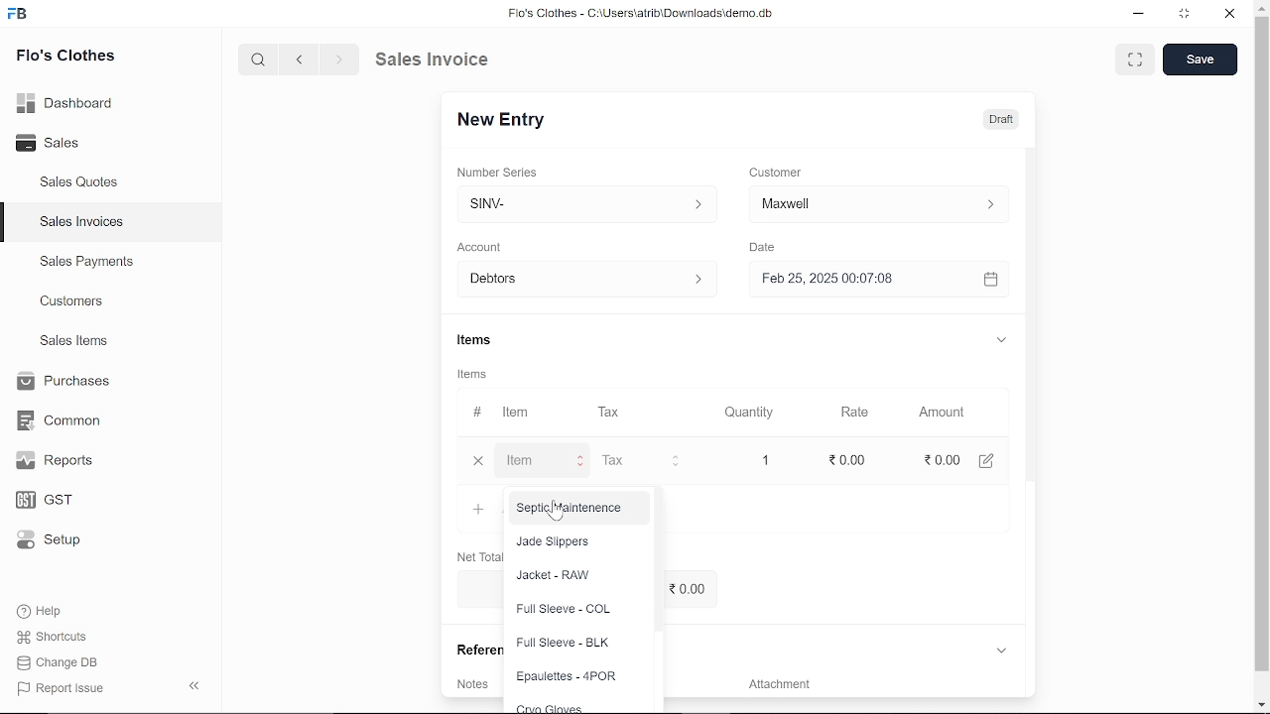  What do you see at coordinates (1141, 16) in the screenshot?
I see `minimize` at bounding box center [1141, 16].